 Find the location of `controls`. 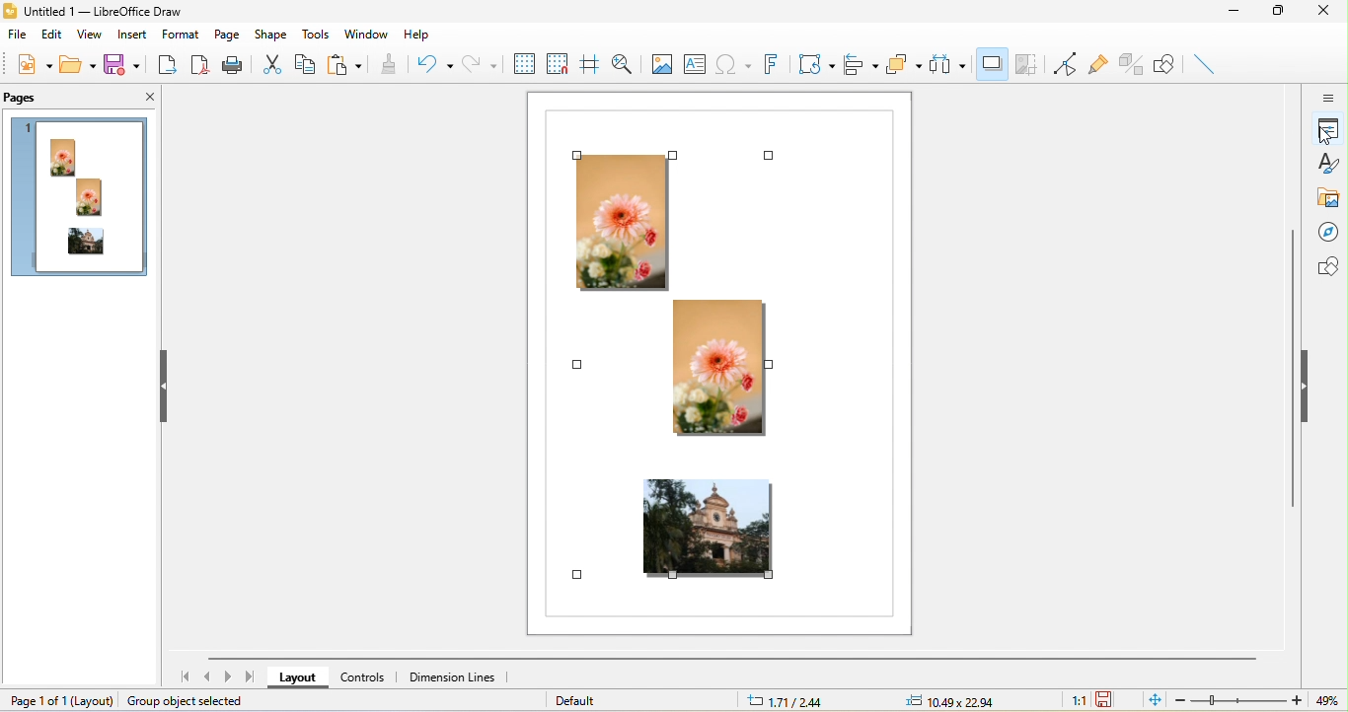

controls is located at coordinates (369, 680).